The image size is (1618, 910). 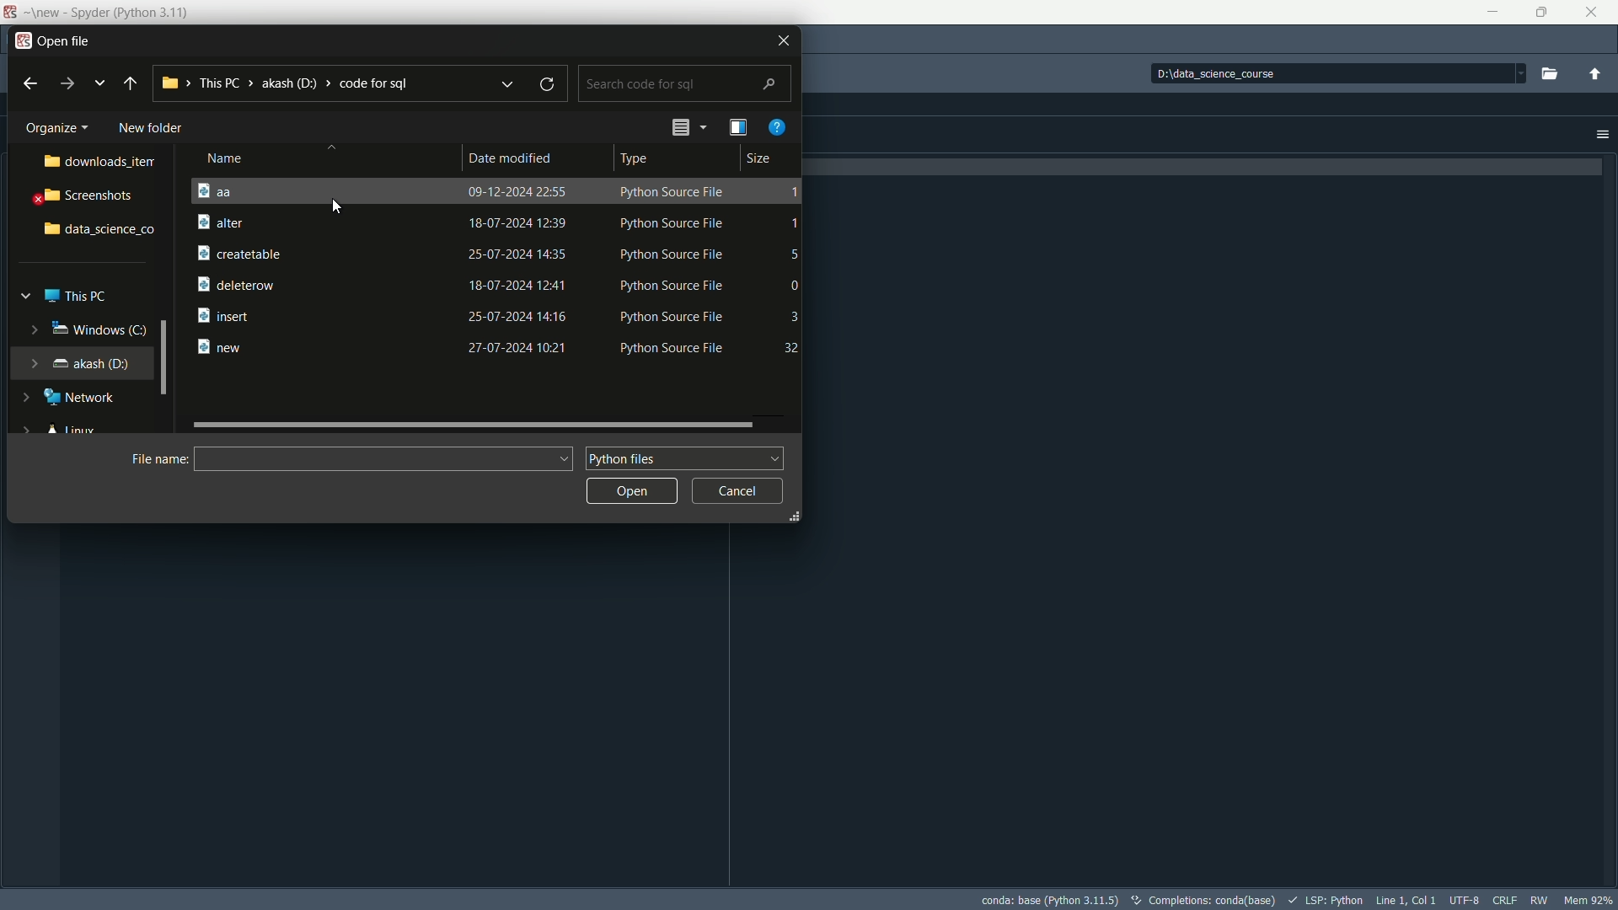 I want to click on browse a working directory, so click(x=1547, y=72).